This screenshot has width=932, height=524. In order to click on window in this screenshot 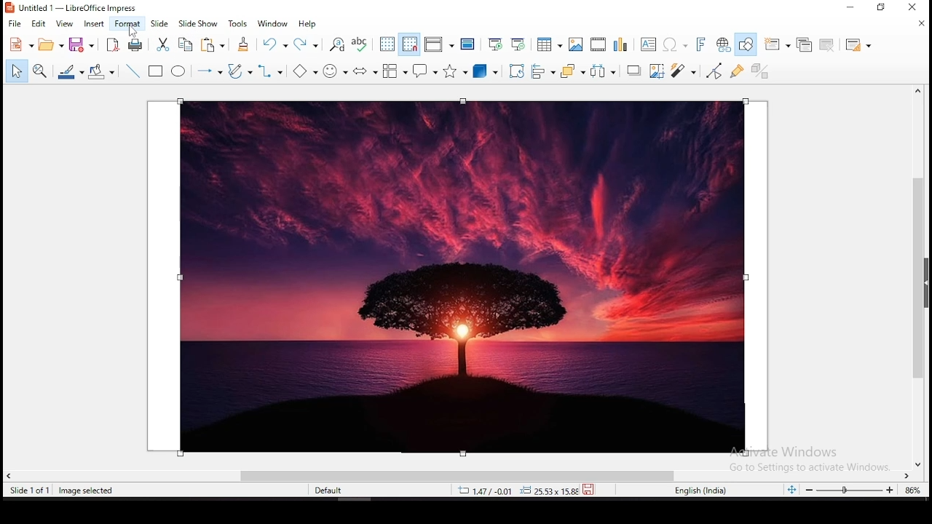, I will do `click(275, 23)`.